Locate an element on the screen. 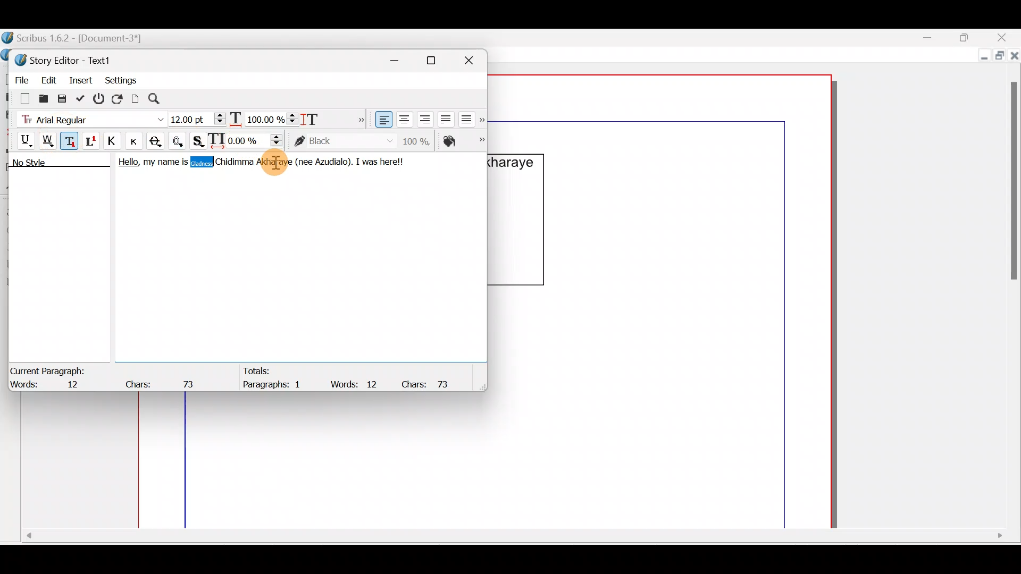 The width and height of the screenshot is (1021, 574). Manual tracking is located at coordinates (248, 140).